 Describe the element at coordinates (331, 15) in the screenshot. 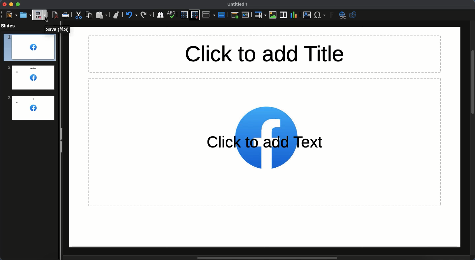

I see `Fontwork` at that location.